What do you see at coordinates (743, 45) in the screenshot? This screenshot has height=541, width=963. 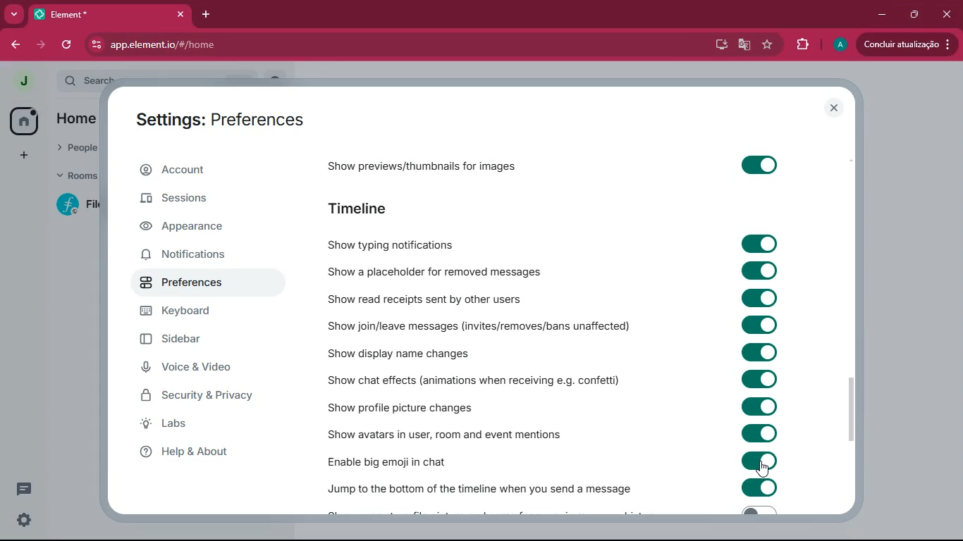 I see `google translate` at bounding box center [743, 45].